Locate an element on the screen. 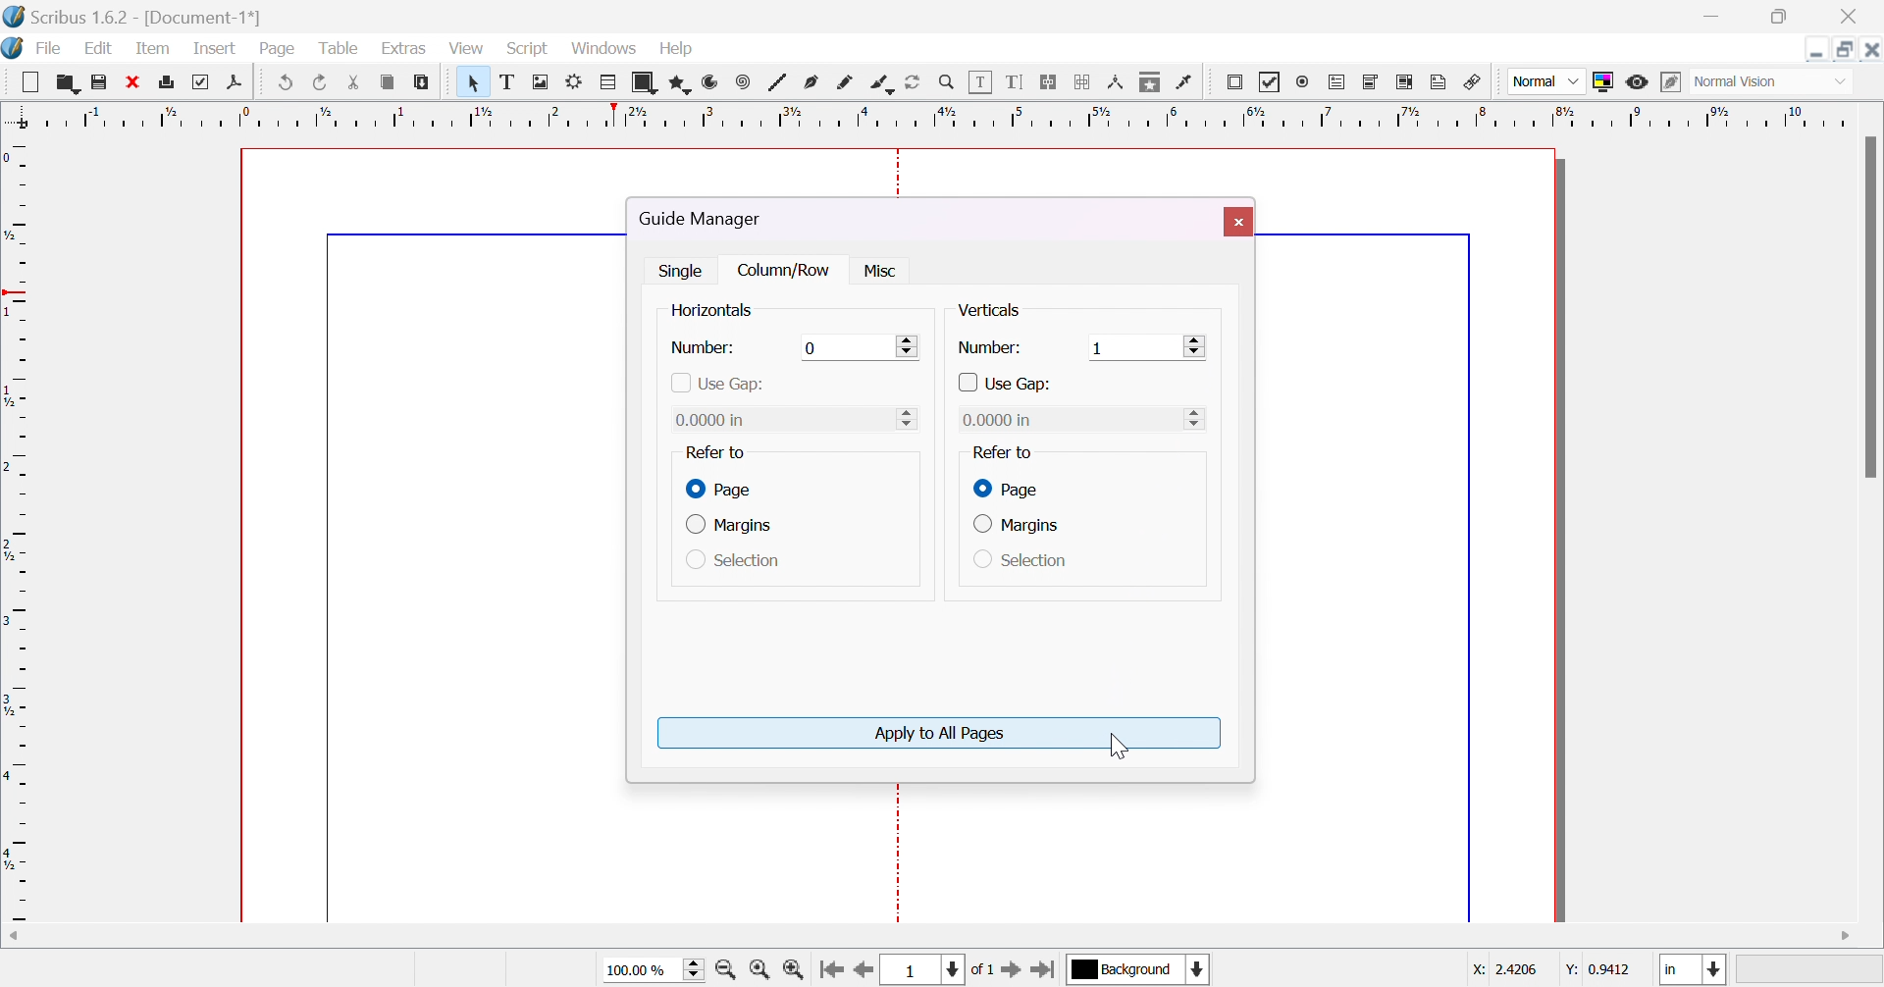 The image size is (1884, 987). Msc is located at coordinates (877, 272).